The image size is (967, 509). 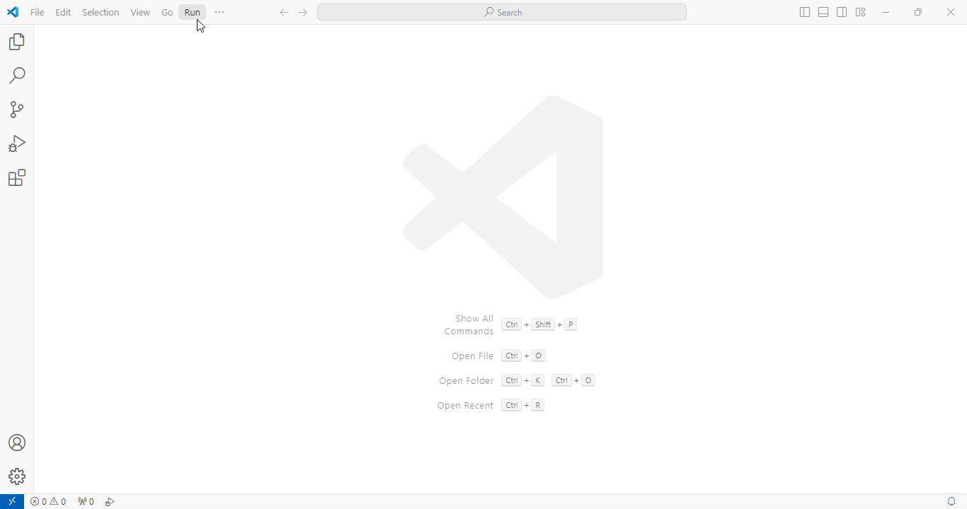 I want to click on selection, so click(x=101, y=12).